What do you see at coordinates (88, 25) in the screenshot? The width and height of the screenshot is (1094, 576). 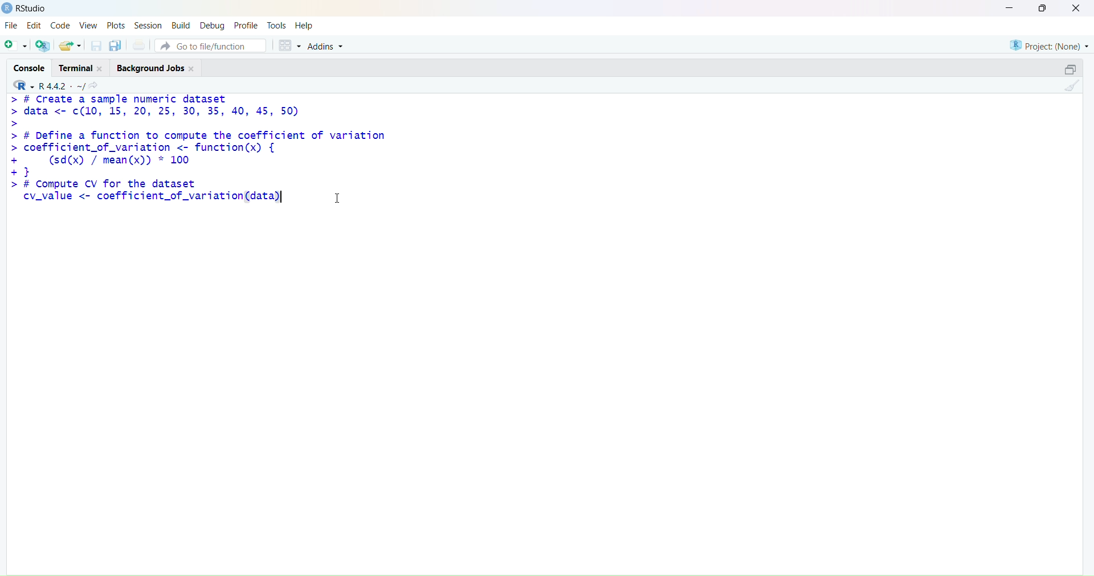 I see `view` at bounding box center [88, 25].